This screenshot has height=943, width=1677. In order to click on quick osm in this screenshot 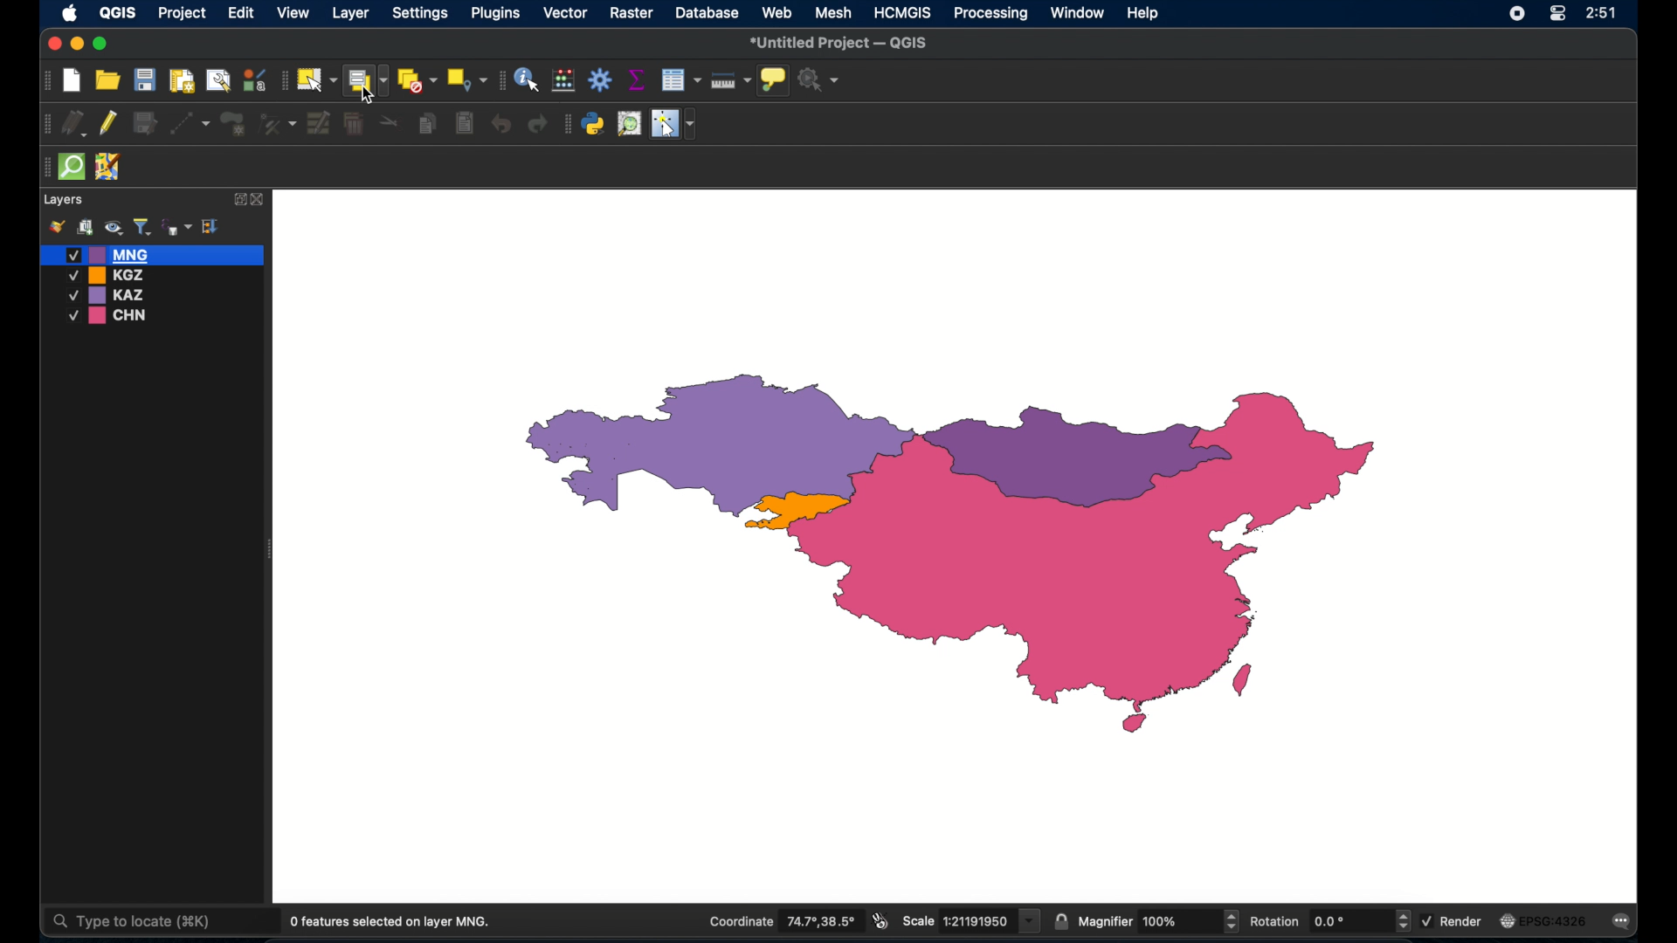, I will do `click(72, 168)`.